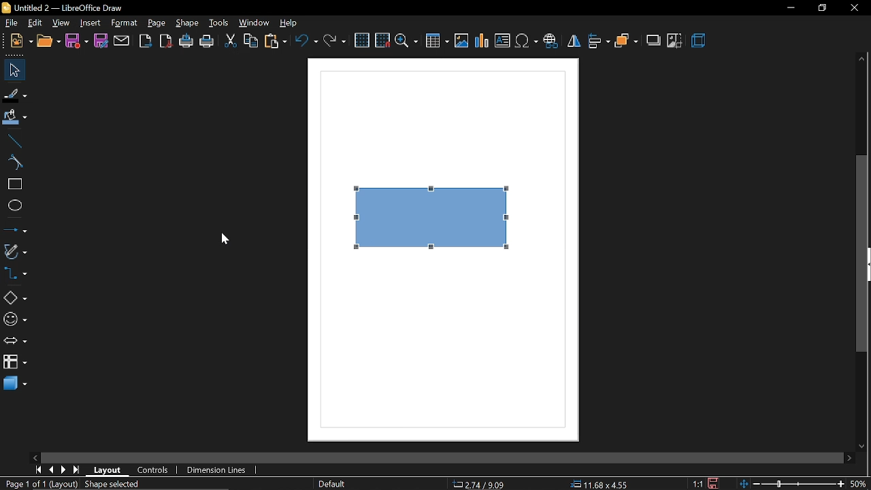 The image size is (871, 490). What do you see at coordinates (255, 22) in the screenshot?
I see `window` at bounding box center [255, 22].